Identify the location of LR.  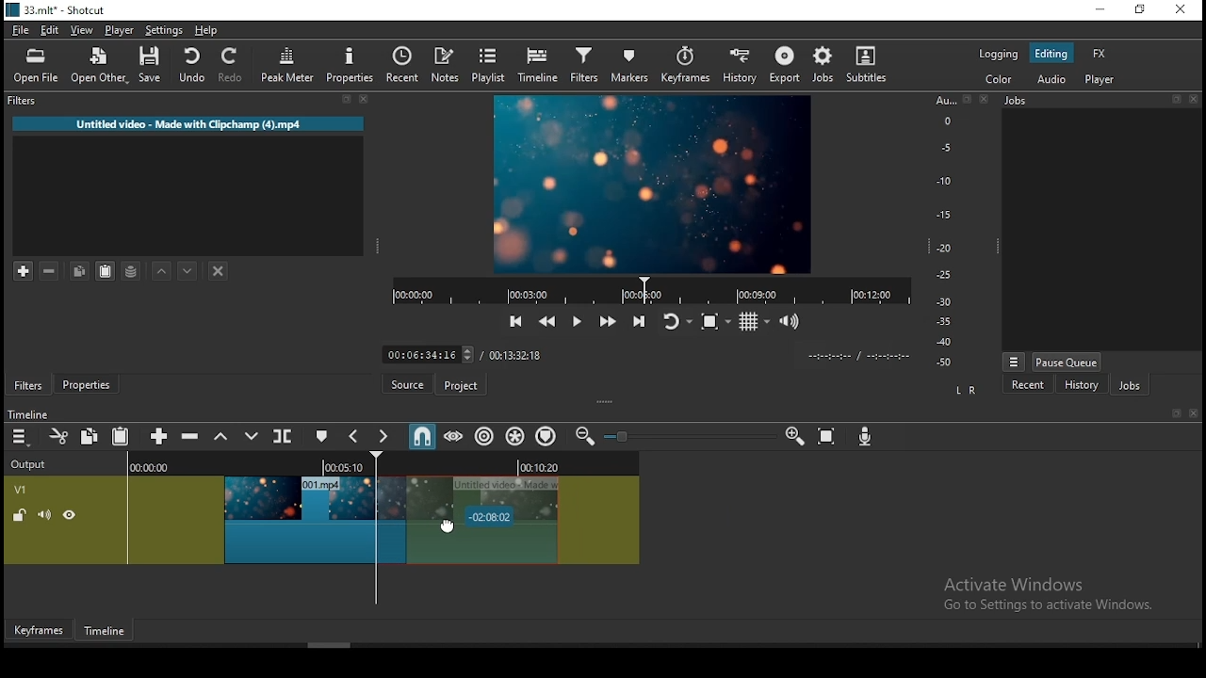
(965, 392).